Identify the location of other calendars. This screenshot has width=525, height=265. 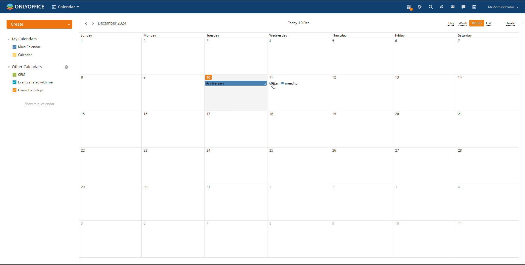
(25, 67).